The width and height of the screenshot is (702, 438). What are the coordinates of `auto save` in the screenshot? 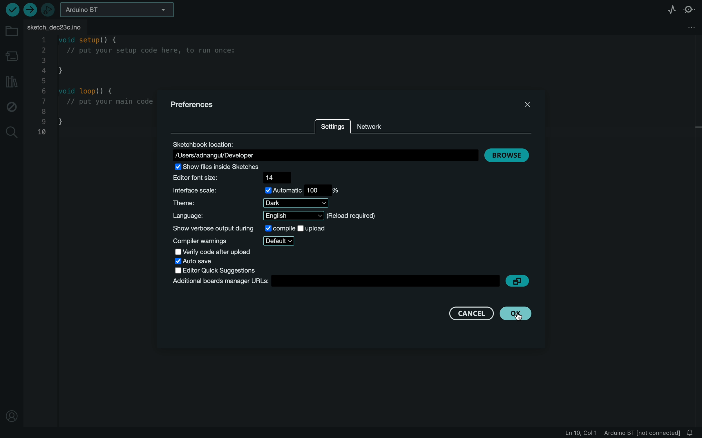 It's located at (201, 261).